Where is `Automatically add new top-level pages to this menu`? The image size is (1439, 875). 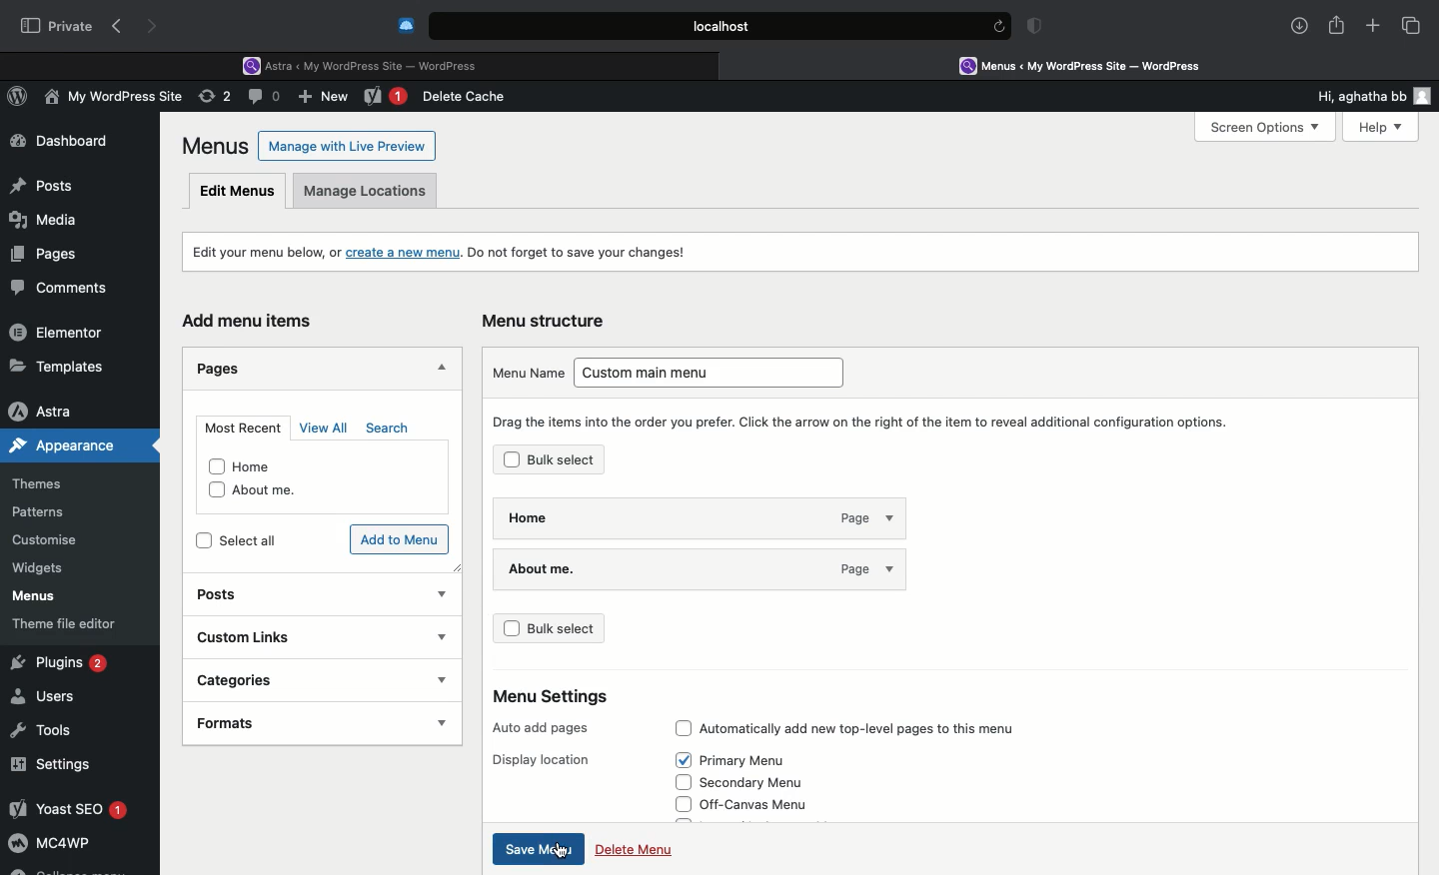 Automatically add new top-level pages to this menu is located at coordinates (883, 728).